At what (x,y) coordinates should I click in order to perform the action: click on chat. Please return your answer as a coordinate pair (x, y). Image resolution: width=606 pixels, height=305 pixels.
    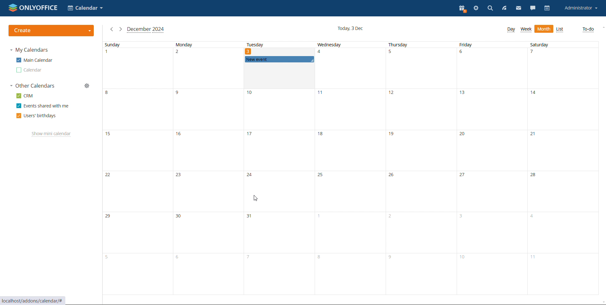
    Looking at the image, I should click on (533, 9).